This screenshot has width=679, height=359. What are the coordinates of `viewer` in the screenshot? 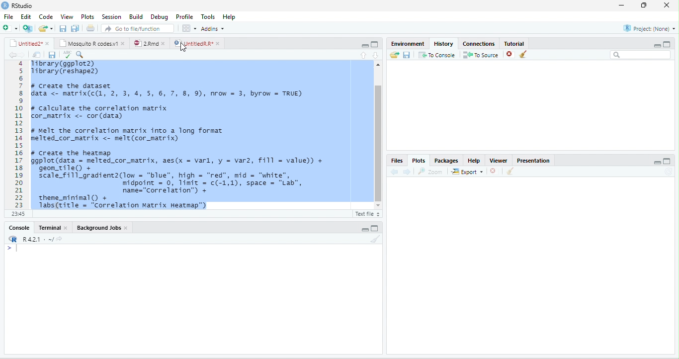 It's located at (498, 159).